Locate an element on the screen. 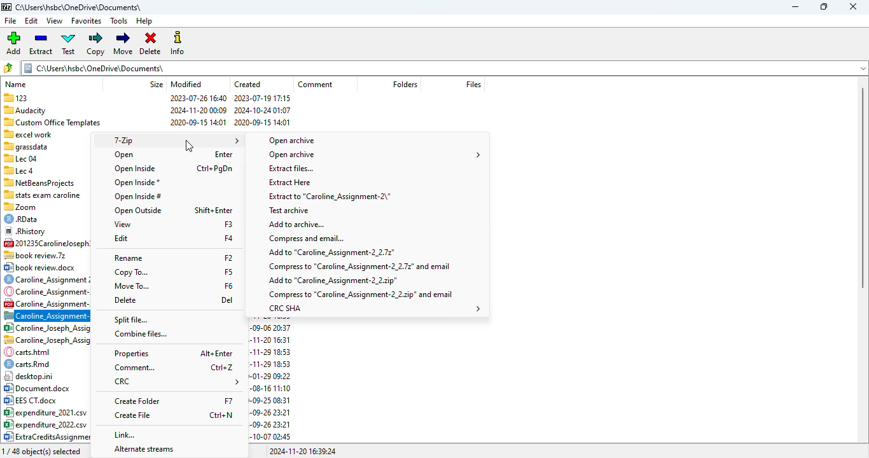  extract is located at coordinates (41, 43).